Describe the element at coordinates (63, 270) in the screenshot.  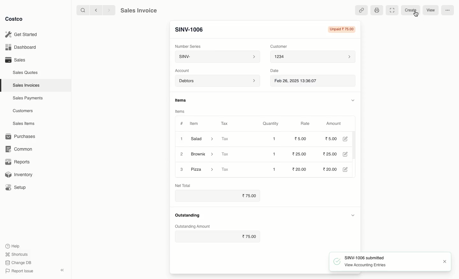
I see `Collapse` at that location.